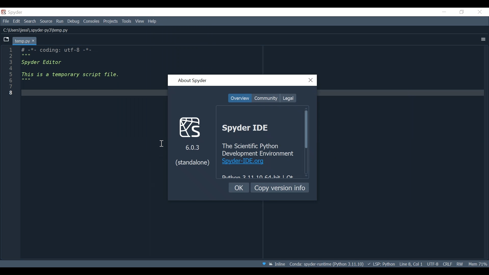 Image resolution: width=489 pixels, height=275 pixels. I want to click on Language, so click(382, 264).